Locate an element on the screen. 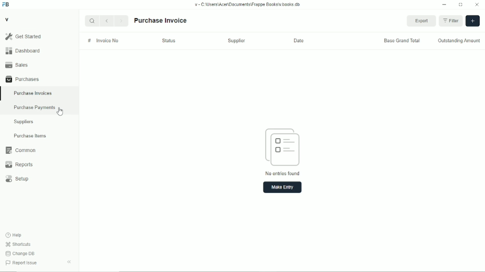  Make Entry is located at coordinates (282, 187).